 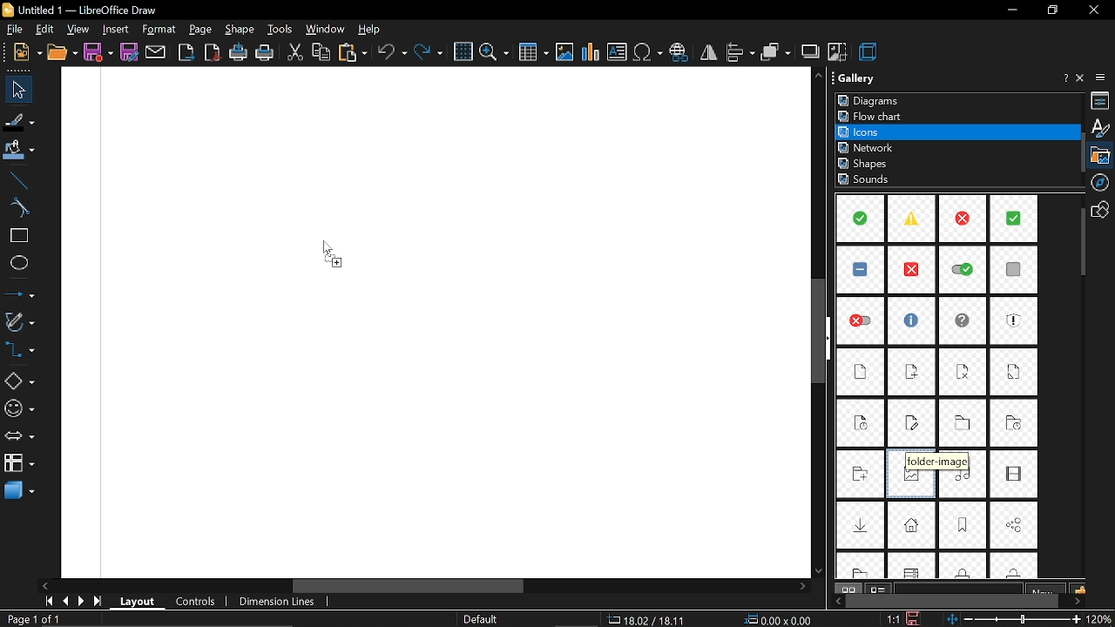 What do you see at coordinates (46, 601) in the screenshot?
I see `go to first page` at bounding box center [46, 601].